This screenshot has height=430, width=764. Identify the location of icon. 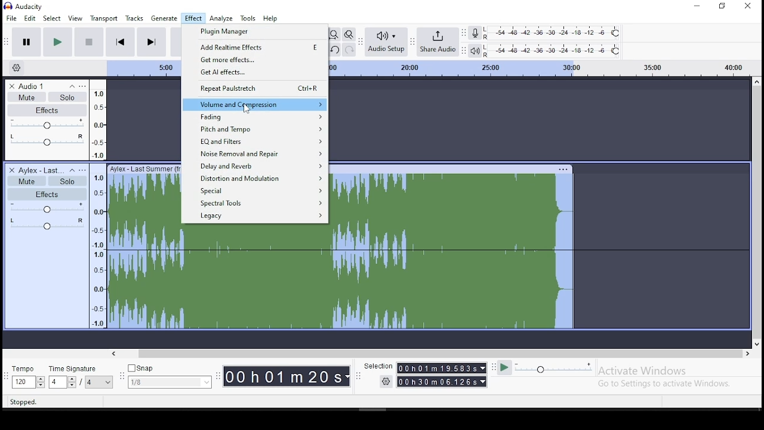
(26, 7).